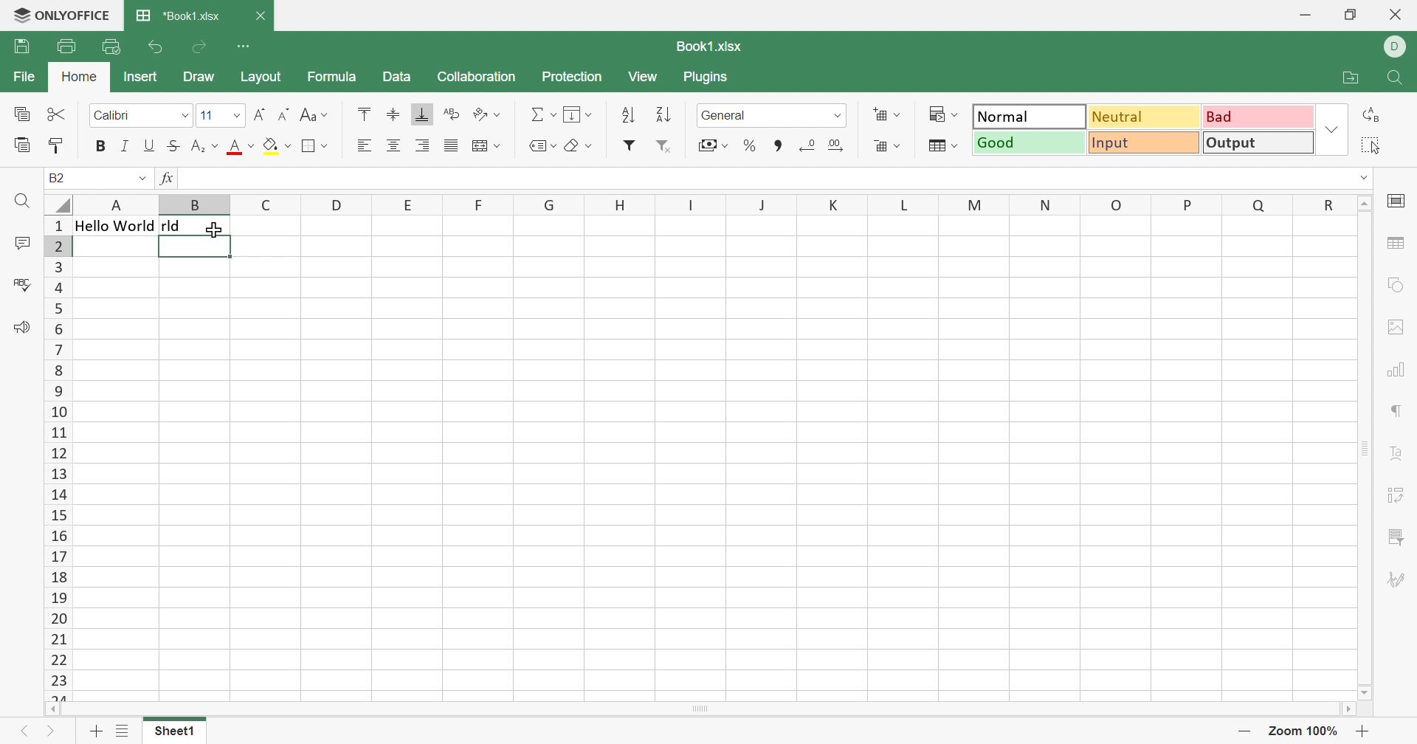 This screenshot has height=744, width=1417. I want to click on Strikethrough, so click(173, 144).